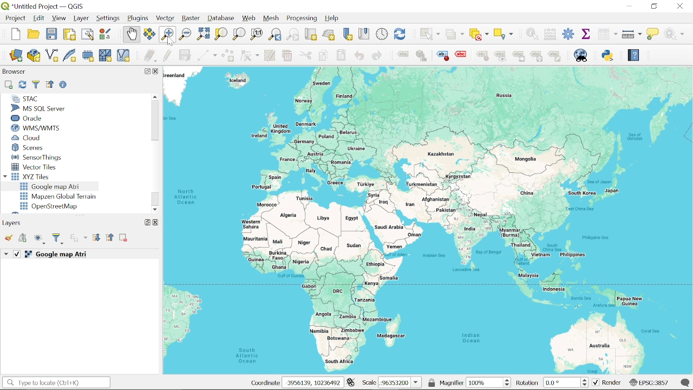 The image size is (693, 390). Describe the element at coordinates (428, 219) in the screenshot. I see `Map` at that location.